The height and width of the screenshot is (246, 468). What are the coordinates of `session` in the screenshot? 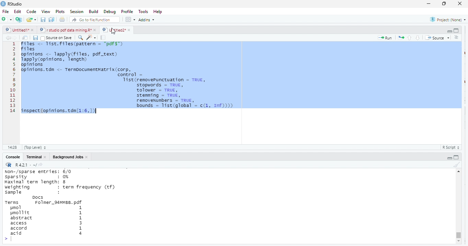 It's located at (76, 12).